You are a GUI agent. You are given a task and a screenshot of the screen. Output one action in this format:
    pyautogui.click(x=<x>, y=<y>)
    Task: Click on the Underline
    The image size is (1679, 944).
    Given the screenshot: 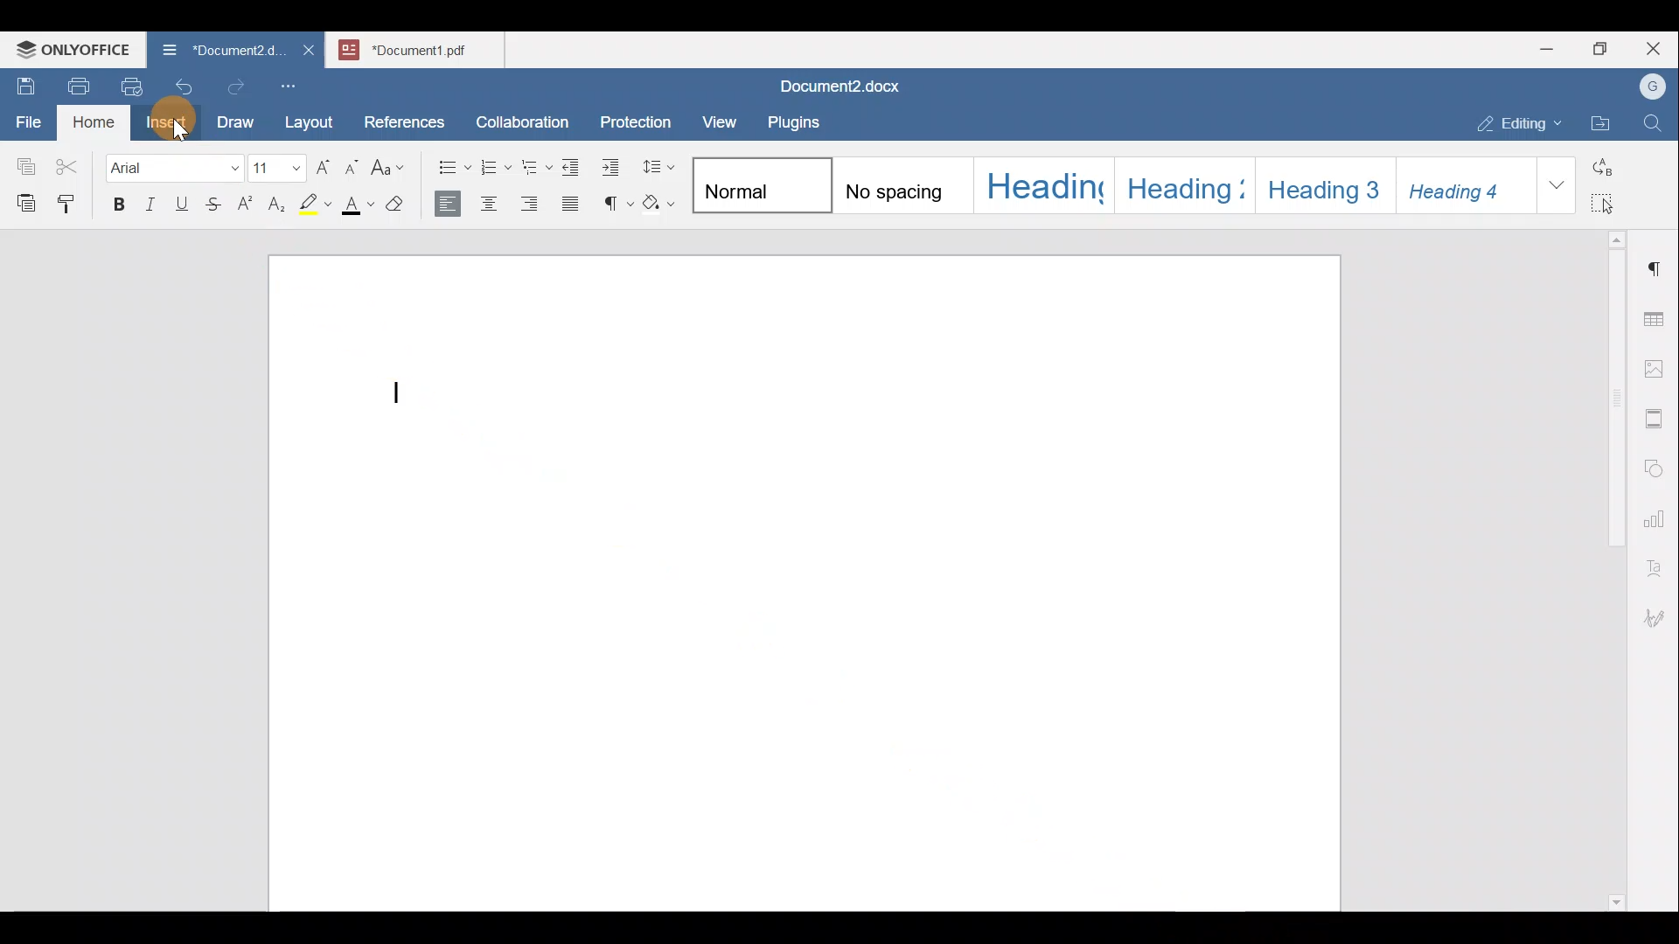 What is the action you would take?
    pyautogui.click(x=178, y=202)
    